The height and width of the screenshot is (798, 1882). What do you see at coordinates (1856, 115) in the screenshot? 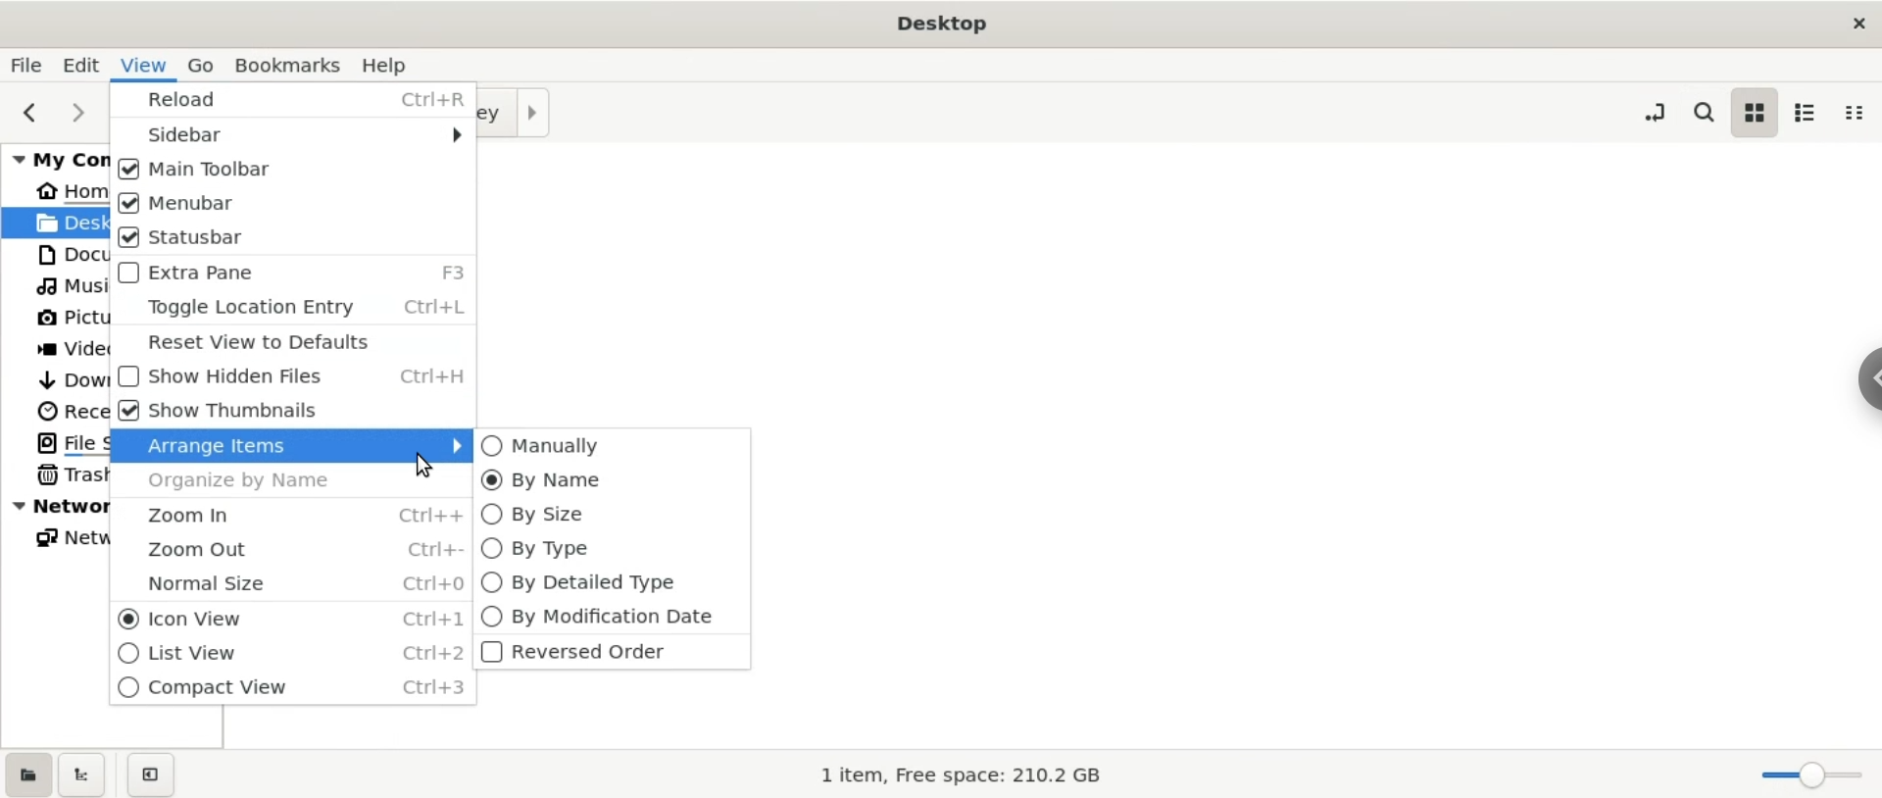
I see `compact view` at bounding box center [1856, 115].